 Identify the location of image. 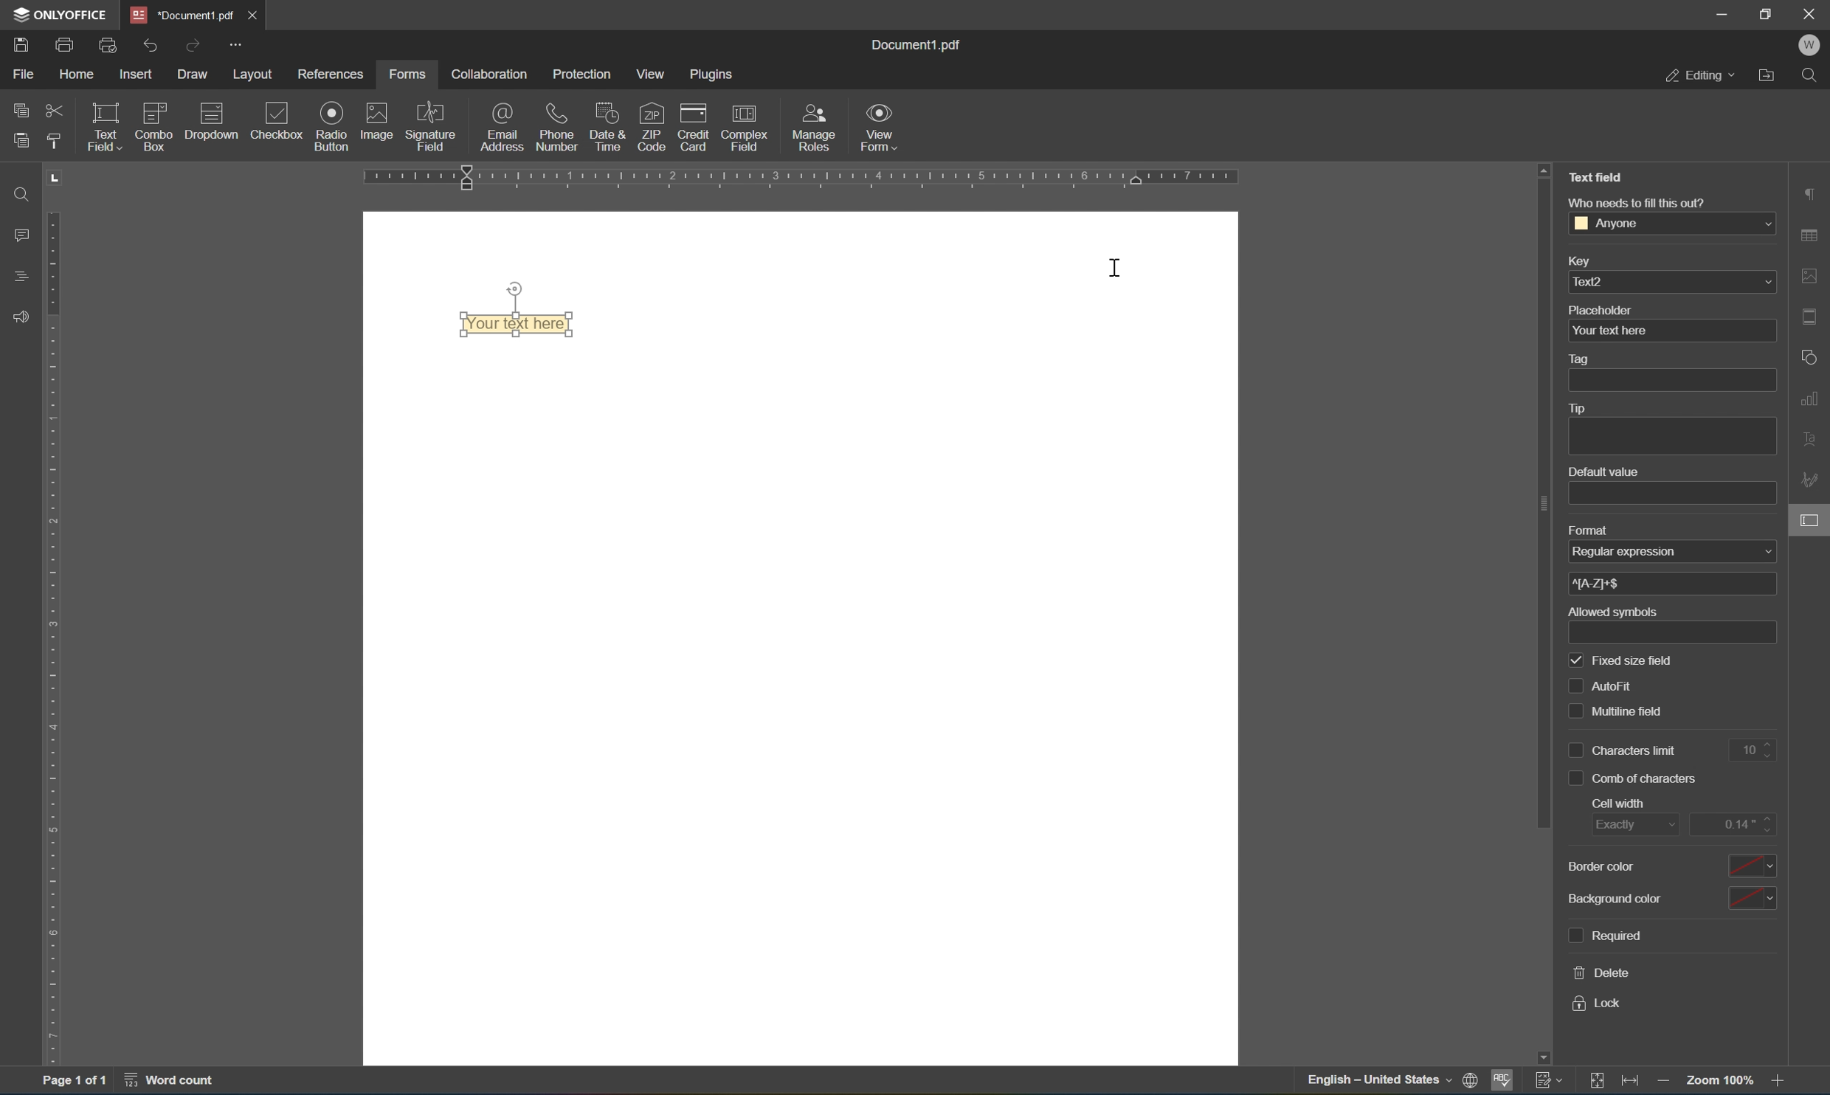
(380, 122).